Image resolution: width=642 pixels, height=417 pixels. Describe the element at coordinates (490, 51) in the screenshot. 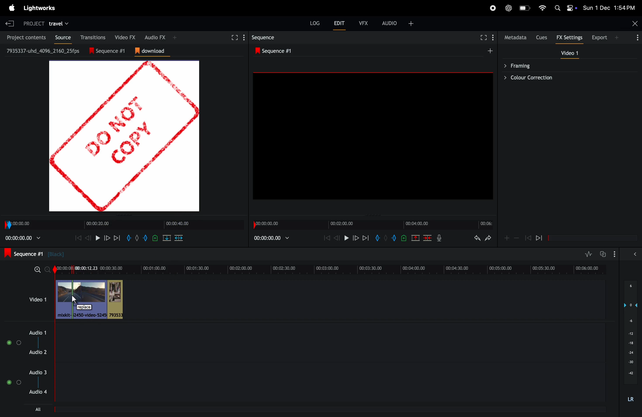

I see `Add` at that location.